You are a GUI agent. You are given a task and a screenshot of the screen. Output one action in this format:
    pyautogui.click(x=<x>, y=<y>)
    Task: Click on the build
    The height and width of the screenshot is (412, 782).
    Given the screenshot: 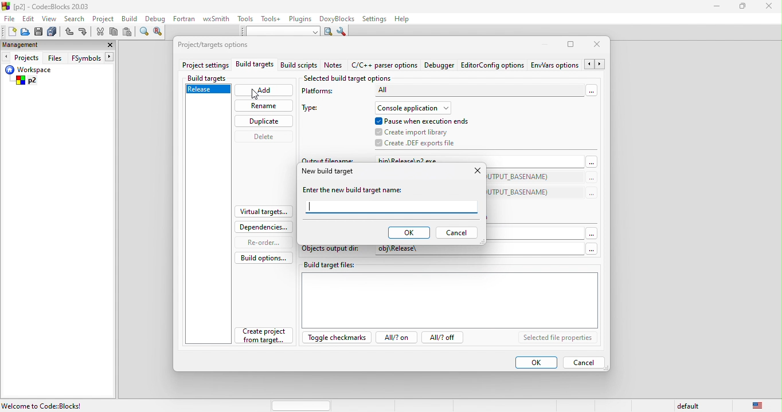 What is the action you would take?
    pyautogui.click(x=132, y=19)
    